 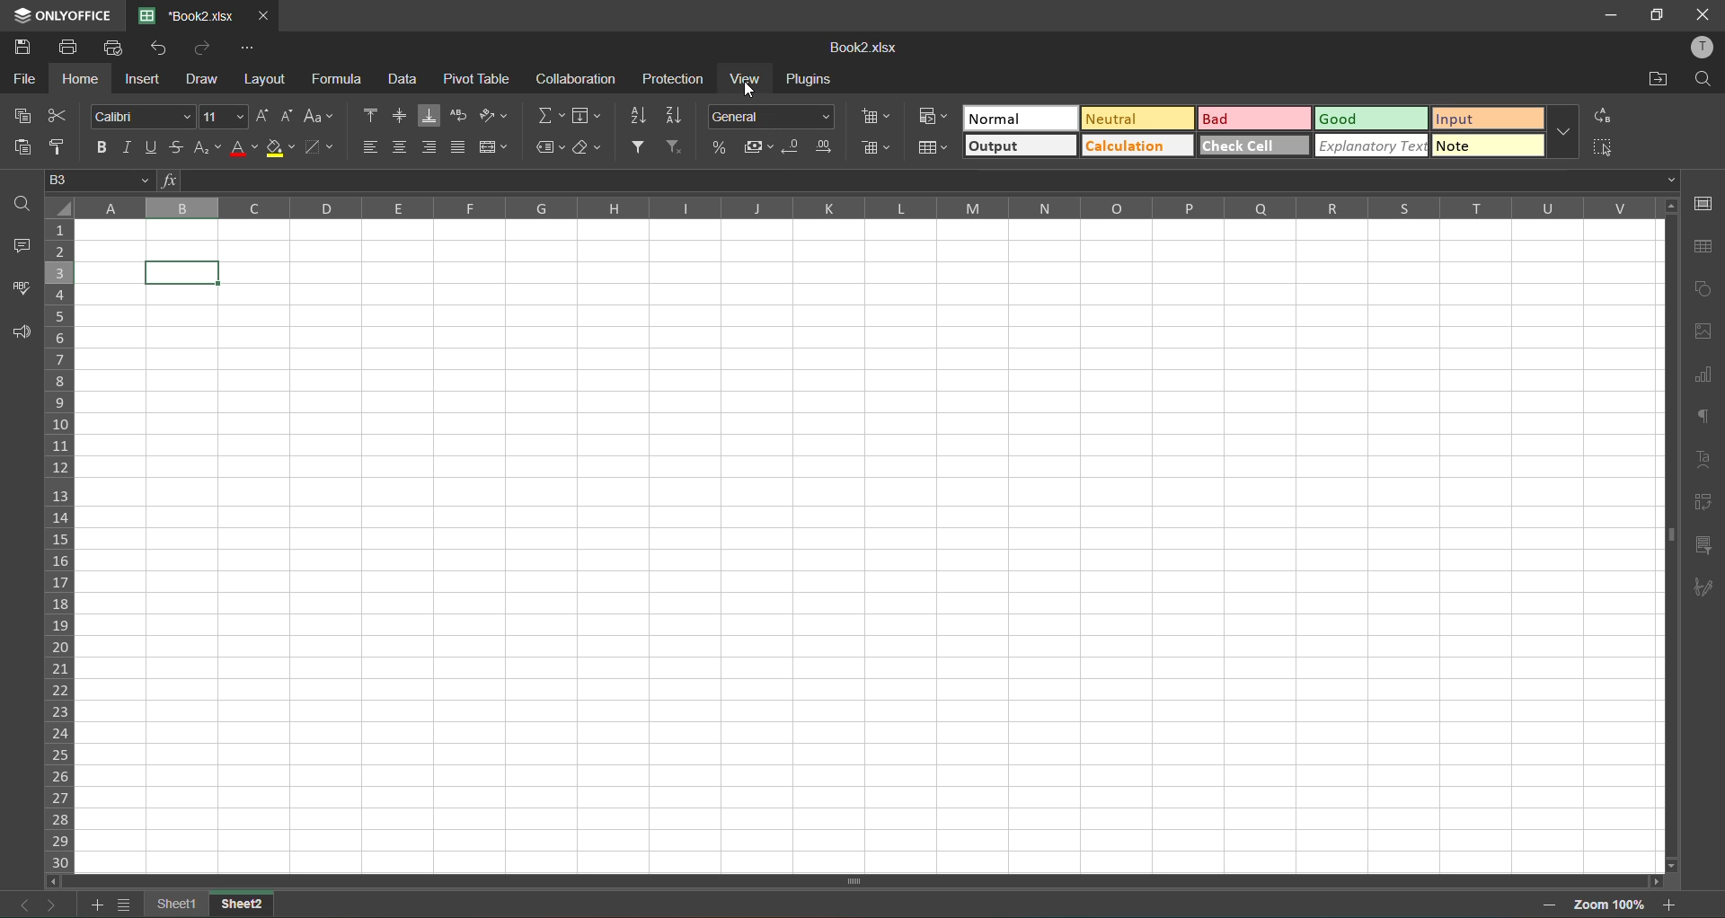 What do you see at coordinates (142, 78) in the screenshot?
I see `insert` at bounding box center [142, 78].